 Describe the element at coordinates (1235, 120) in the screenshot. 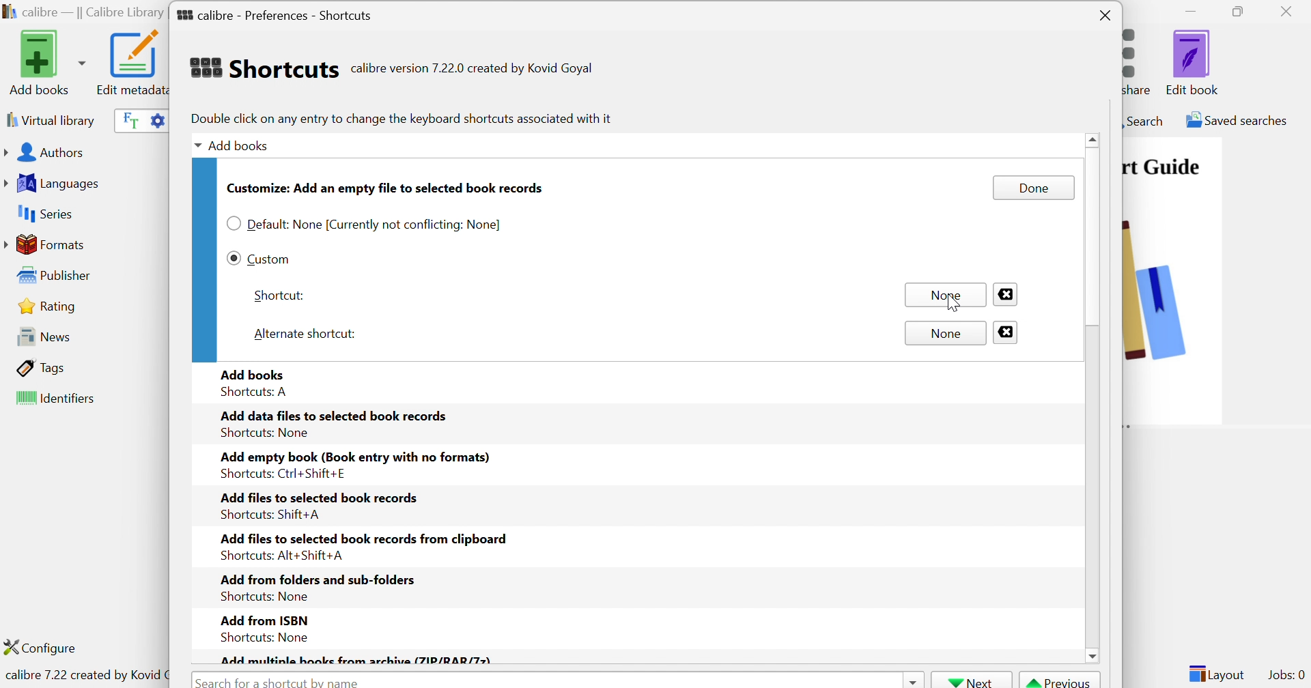

I see `Saved searches` at that location.